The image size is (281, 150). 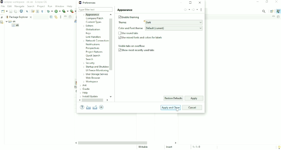 I want to click on Window, so click(x=60, y=6).